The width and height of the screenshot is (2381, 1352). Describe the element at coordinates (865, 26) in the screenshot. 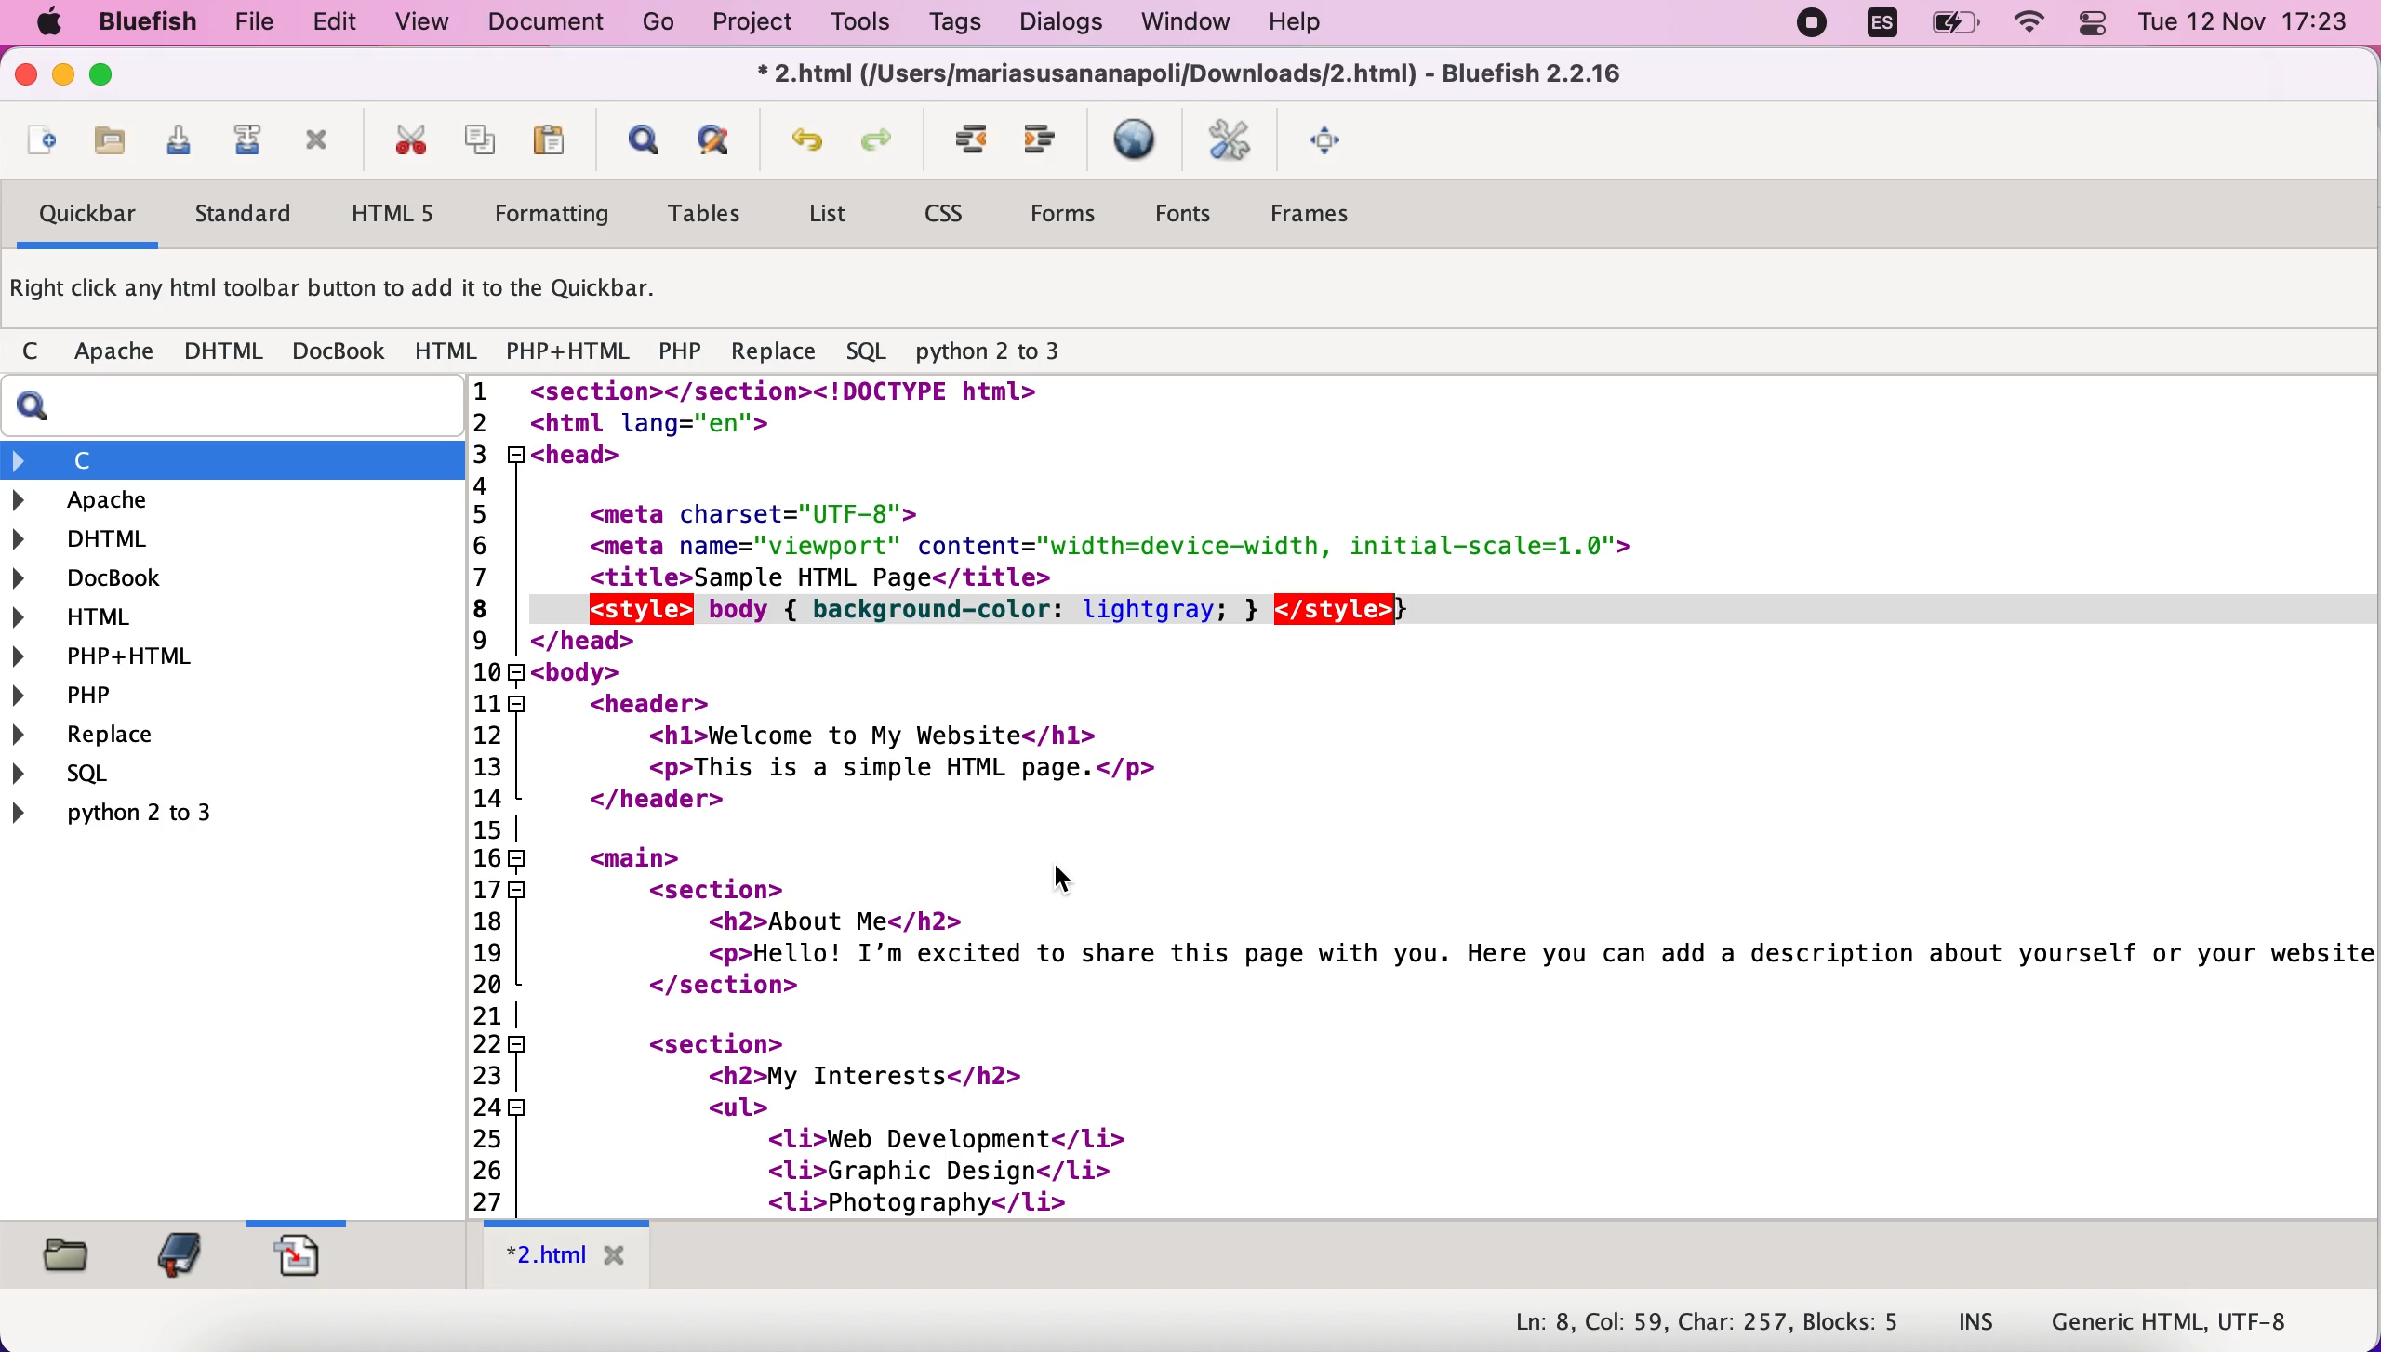

I see `tools` at that location.